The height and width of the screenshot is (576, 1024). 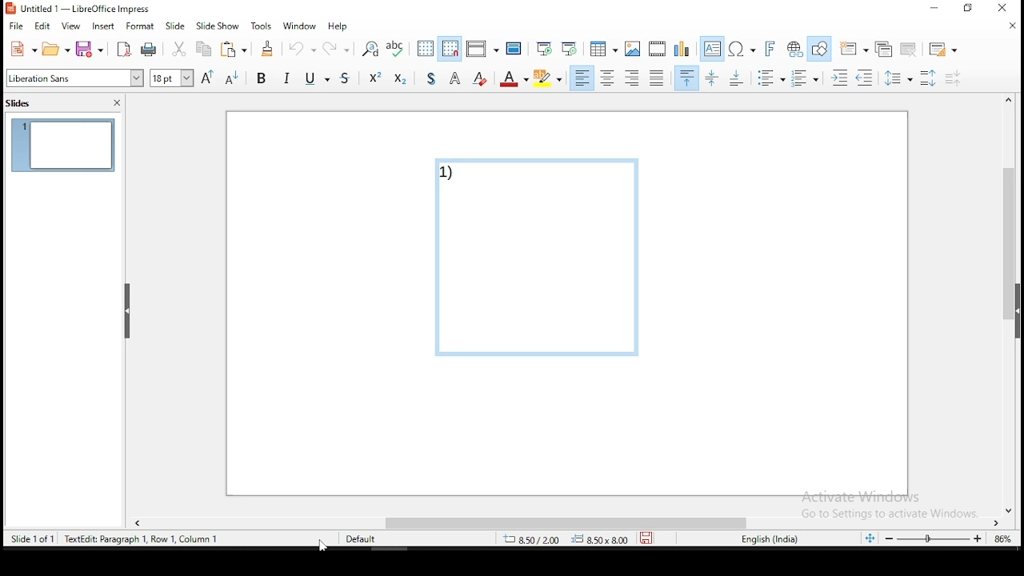 What do you see at coordinates (258, 26) in the screenshot?
I see `tools` at bounding box center [258, 26].